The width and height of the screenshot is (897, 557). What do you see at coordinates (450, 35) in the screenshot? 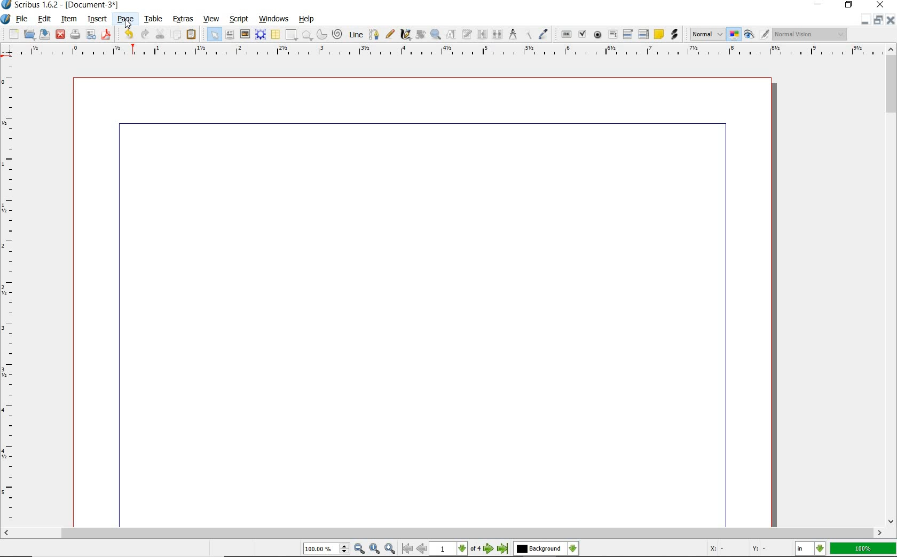
I see `edit contents of frame` at bounding box center [450, 35].